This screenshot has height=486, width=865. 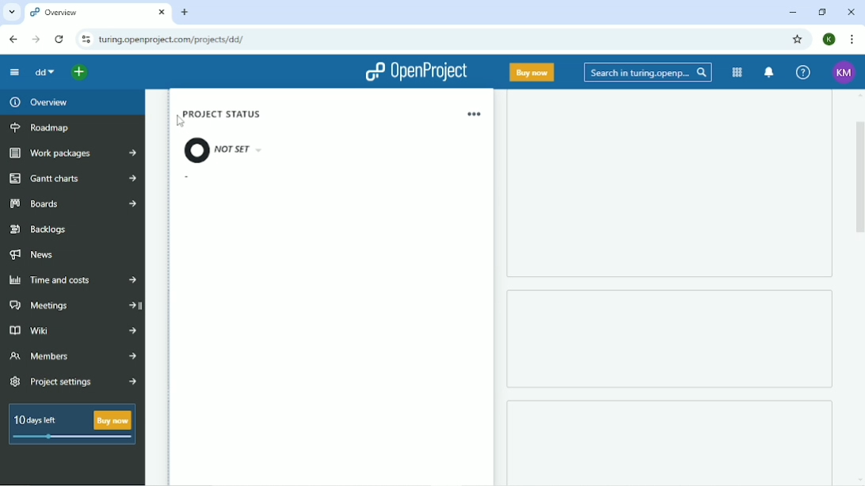 I want to click on Account, so click(x=830, y=40).